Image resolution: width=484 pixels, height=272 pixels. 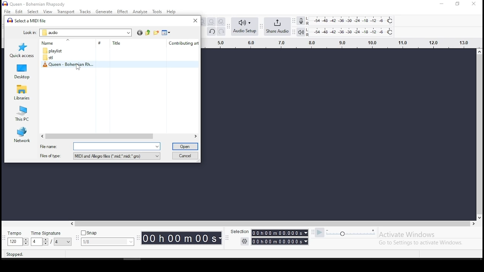 I want to click on tracks, so click(x=85, y=12).